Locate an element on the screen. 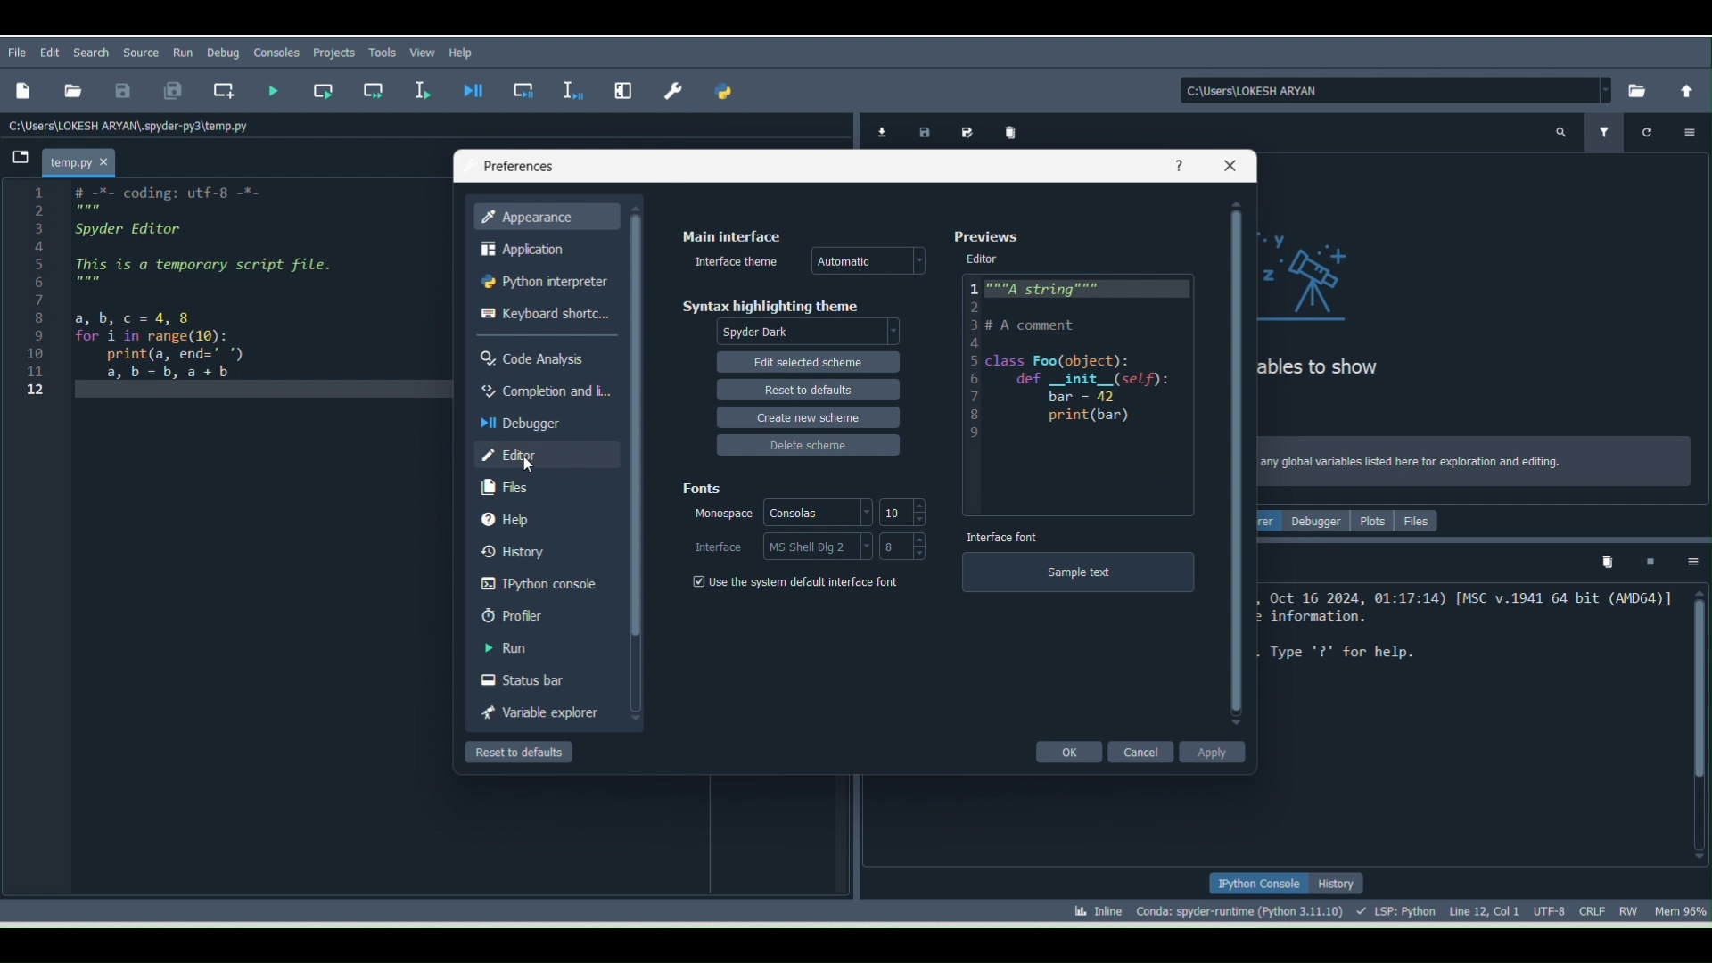 This screenshot has width=1712, height=963. Preferences is located at coordinates (517, 167).